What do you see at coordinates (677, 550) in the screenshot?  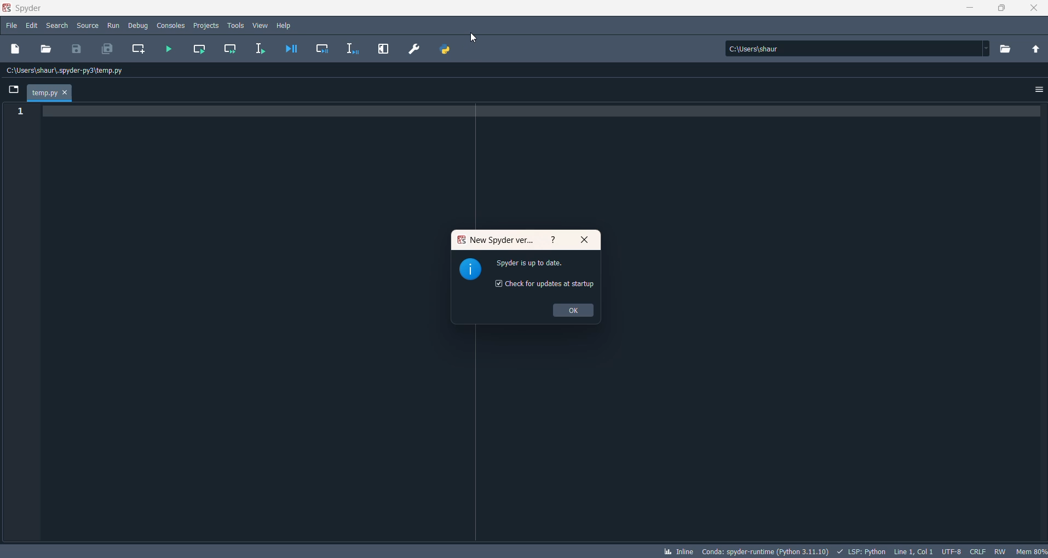 I see `INLINE` at bounding box center [677, 550].